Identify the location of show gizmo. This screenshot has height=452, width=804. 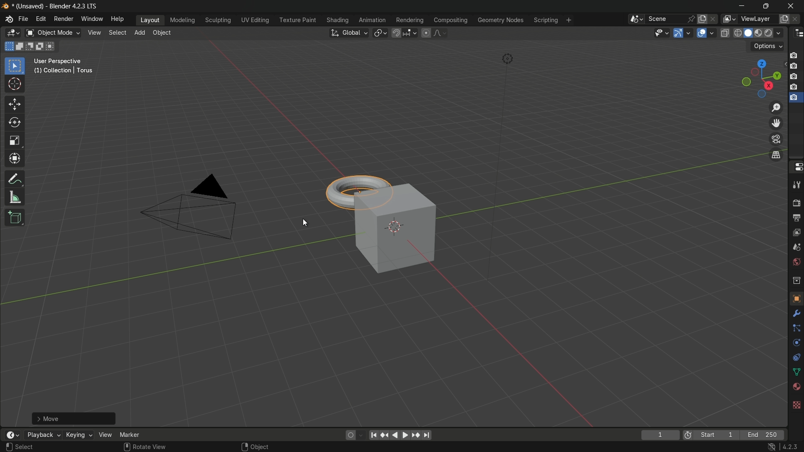
(678, 33).